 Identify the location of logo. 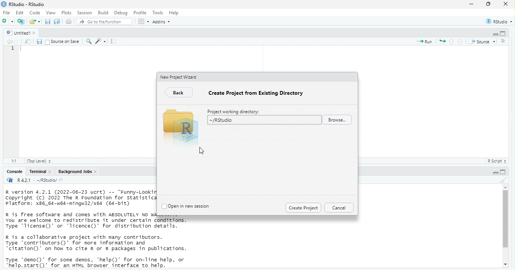
(4, 5).